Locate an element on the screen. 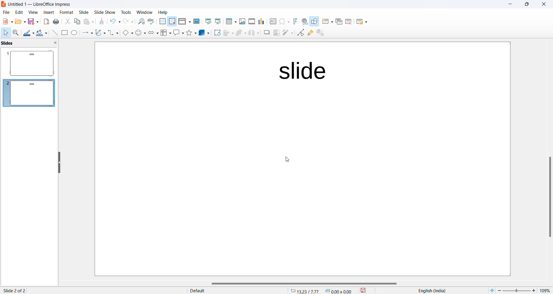 The height and width of the screenshot is (294, 553). Print is located at coordinates (57, 21).